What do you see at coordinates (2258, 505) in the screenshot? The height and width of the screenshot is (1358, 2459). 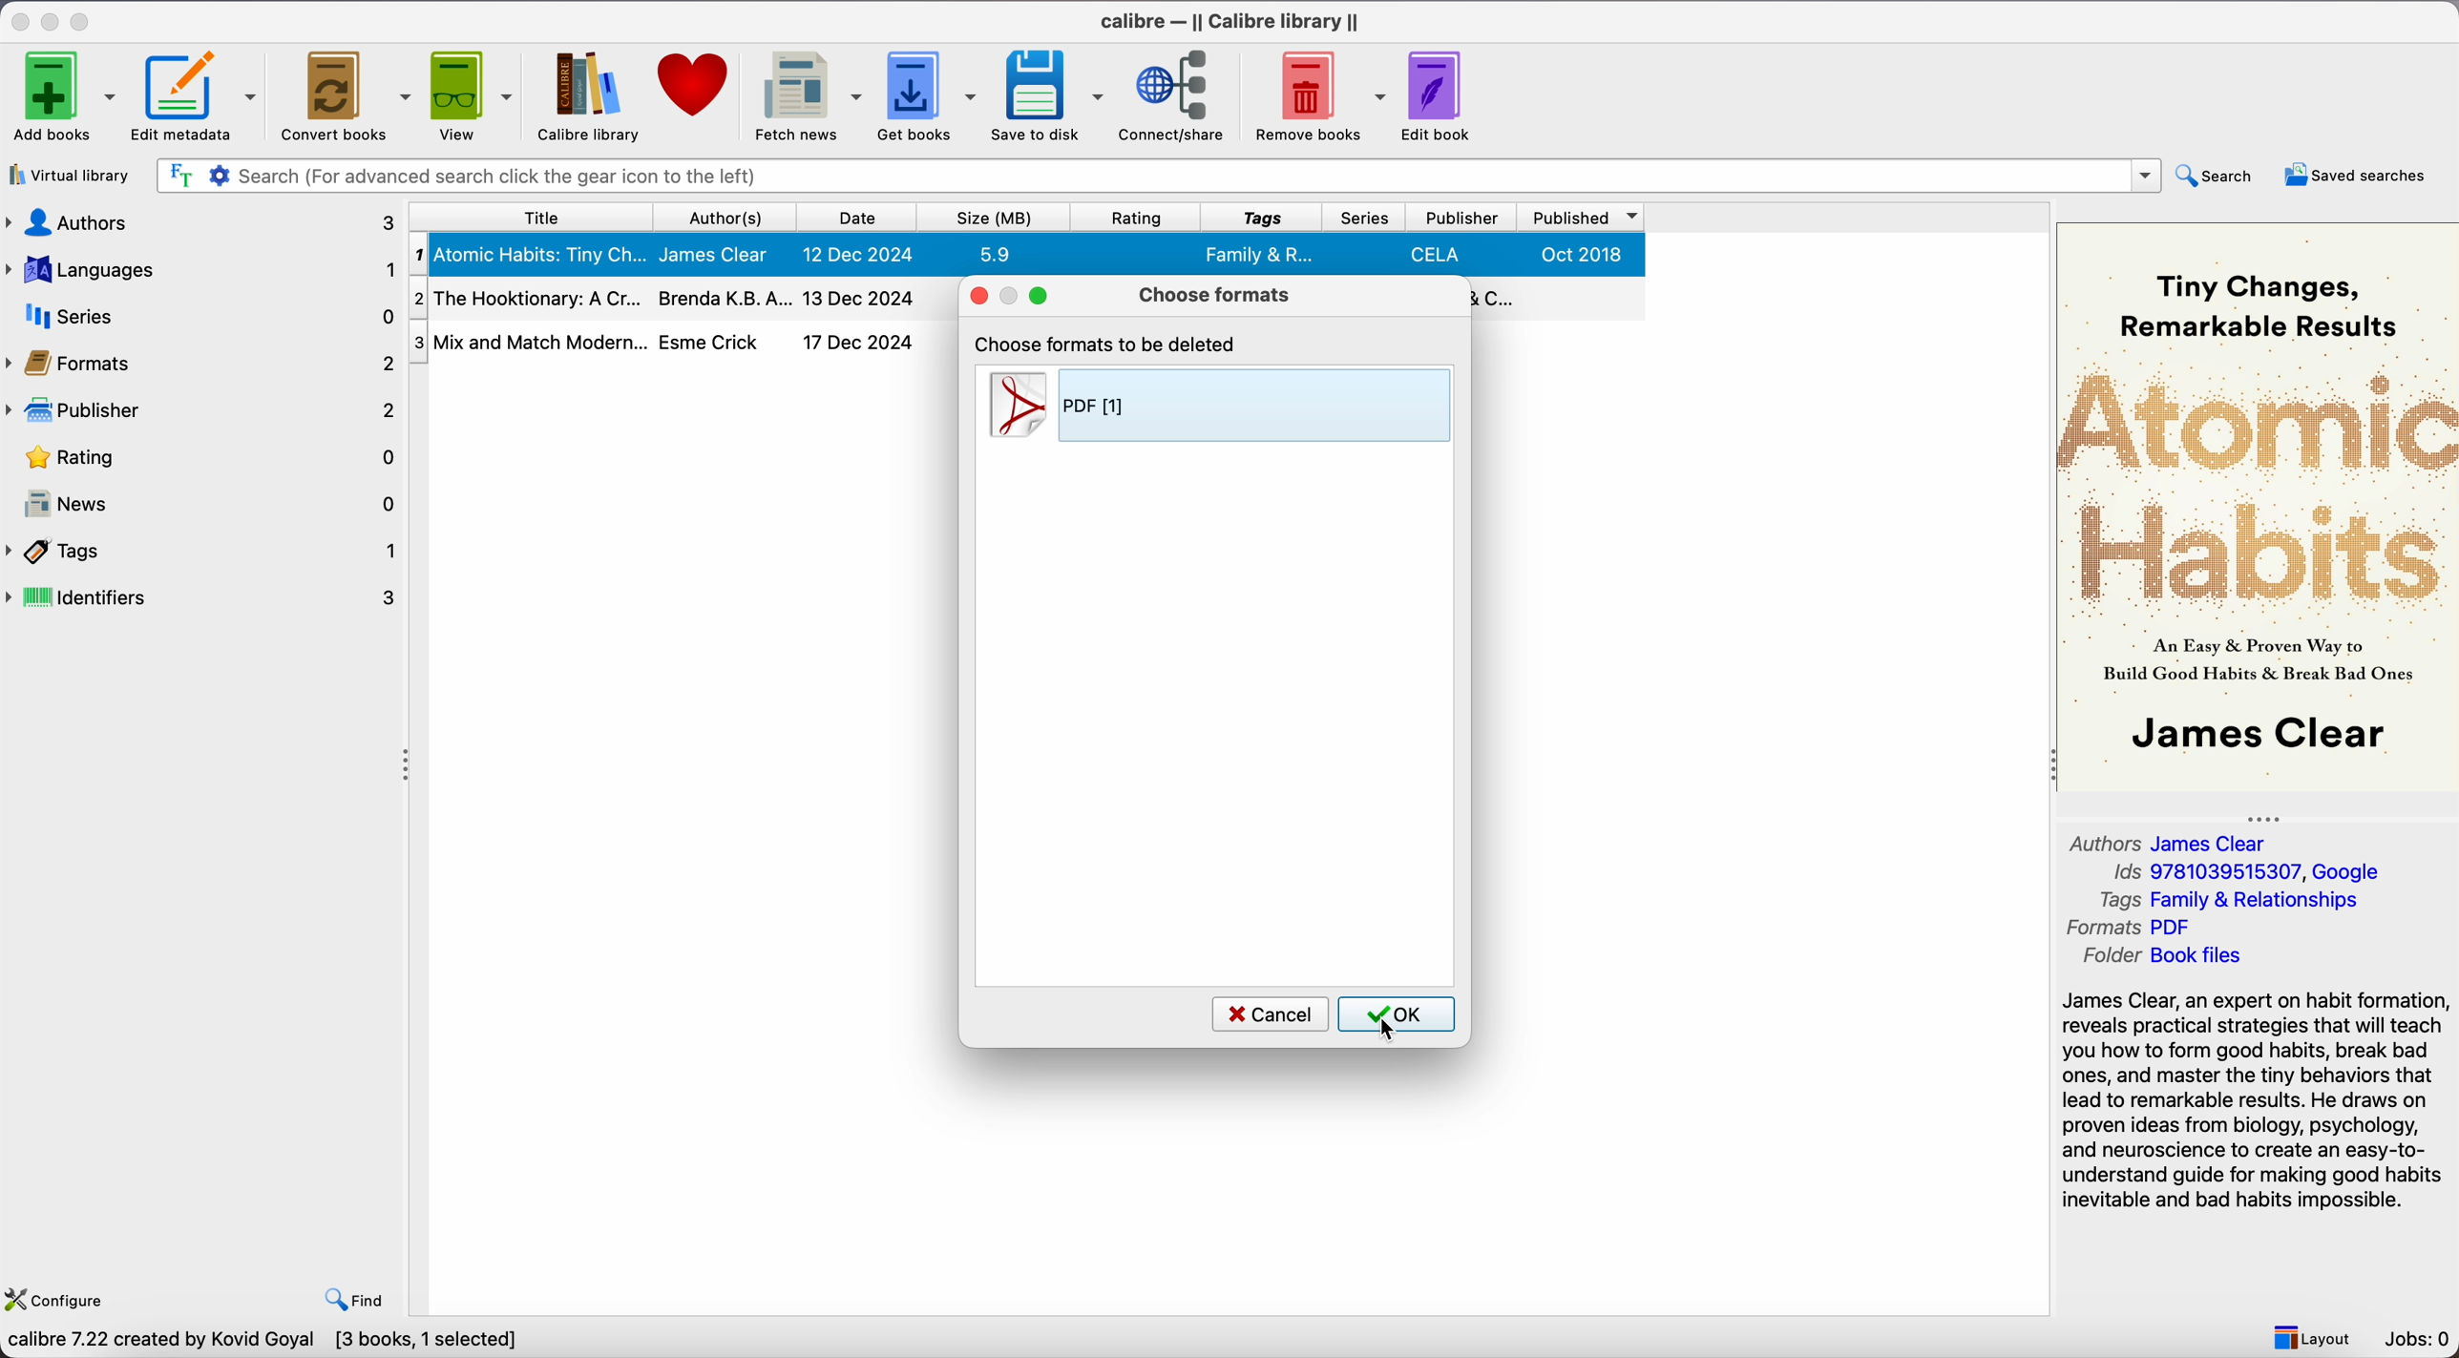 I see `book cover preview` at bounding box center [2258, 505].